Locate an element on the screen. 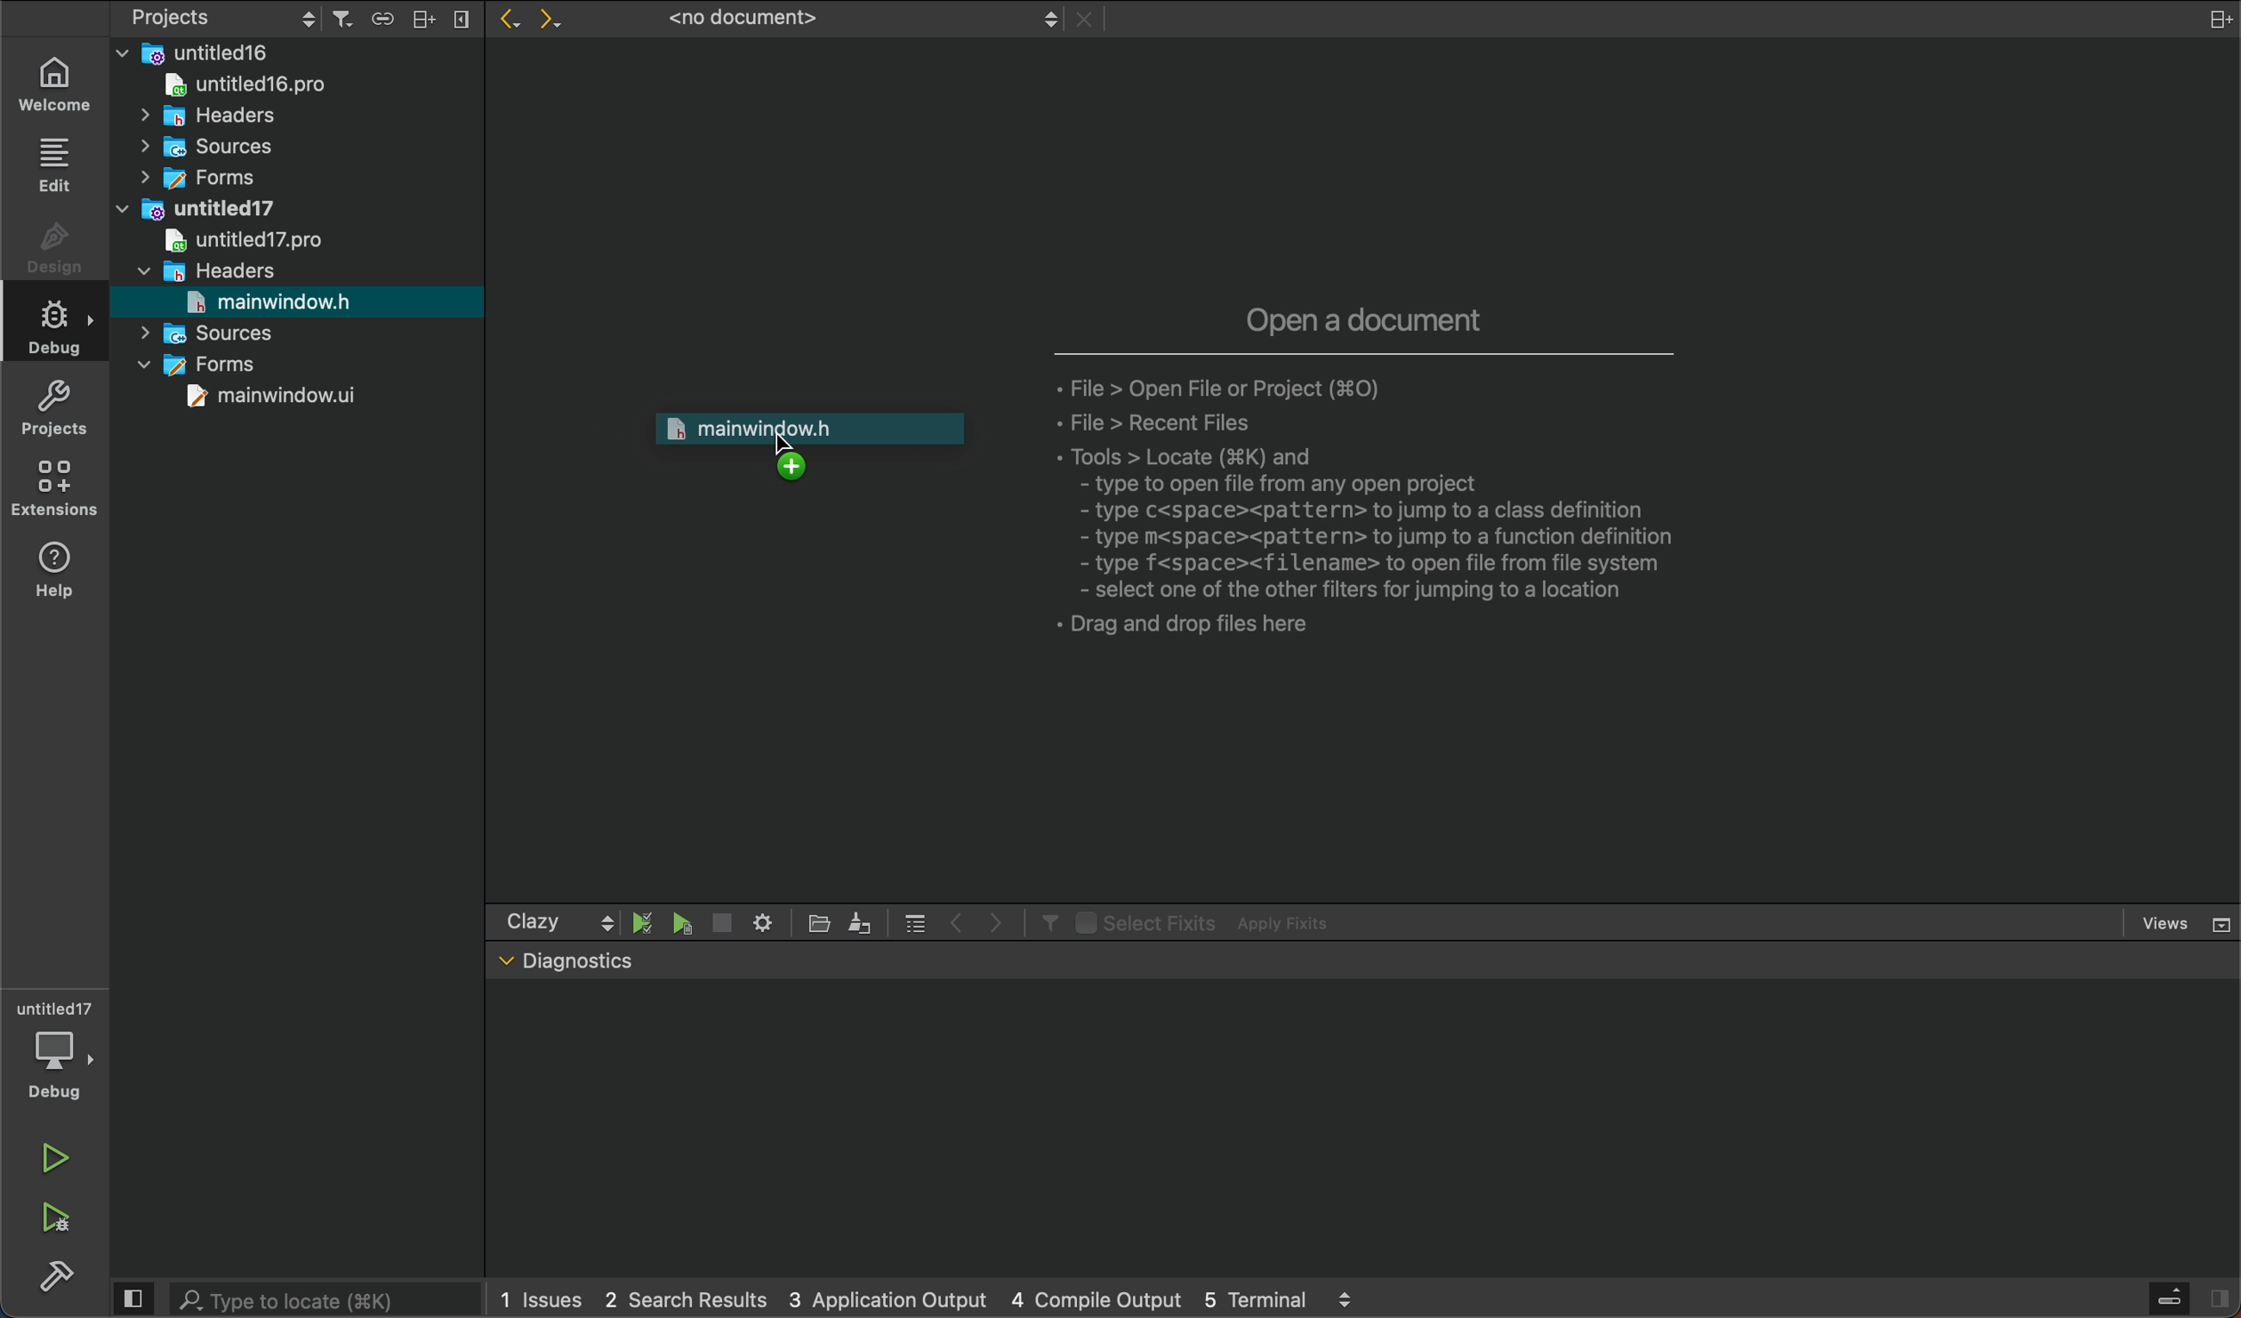 This screenshot has height=1318, width=2241. Logs is located at coordinates (1346, 1298).